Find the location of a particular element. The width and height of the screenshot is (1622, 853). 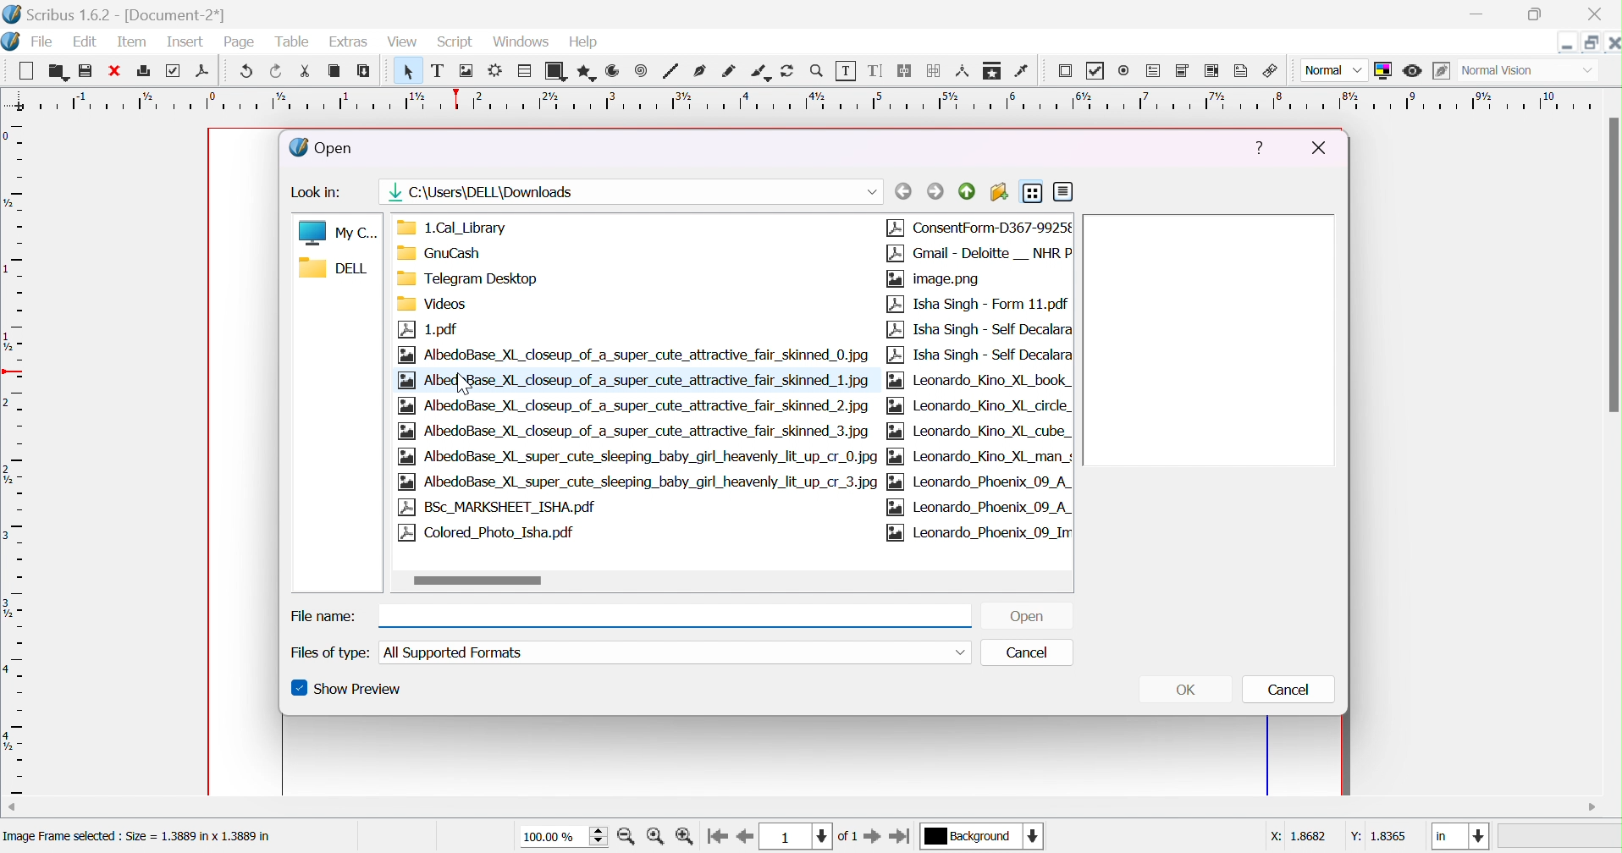

line is located at coordinates (670, 71).